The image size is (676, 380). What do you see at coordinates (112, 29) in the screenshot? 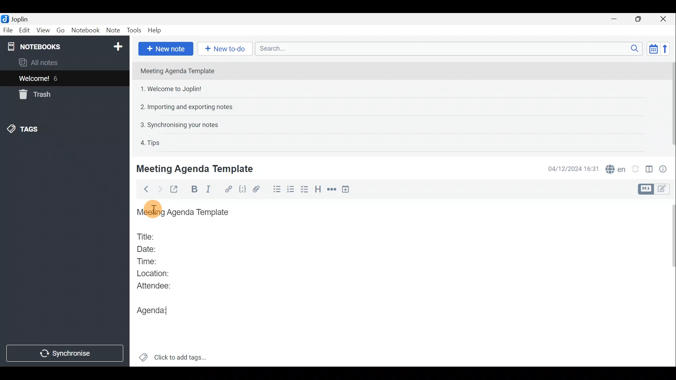
I see `Note` at bounding box center [112, 29].